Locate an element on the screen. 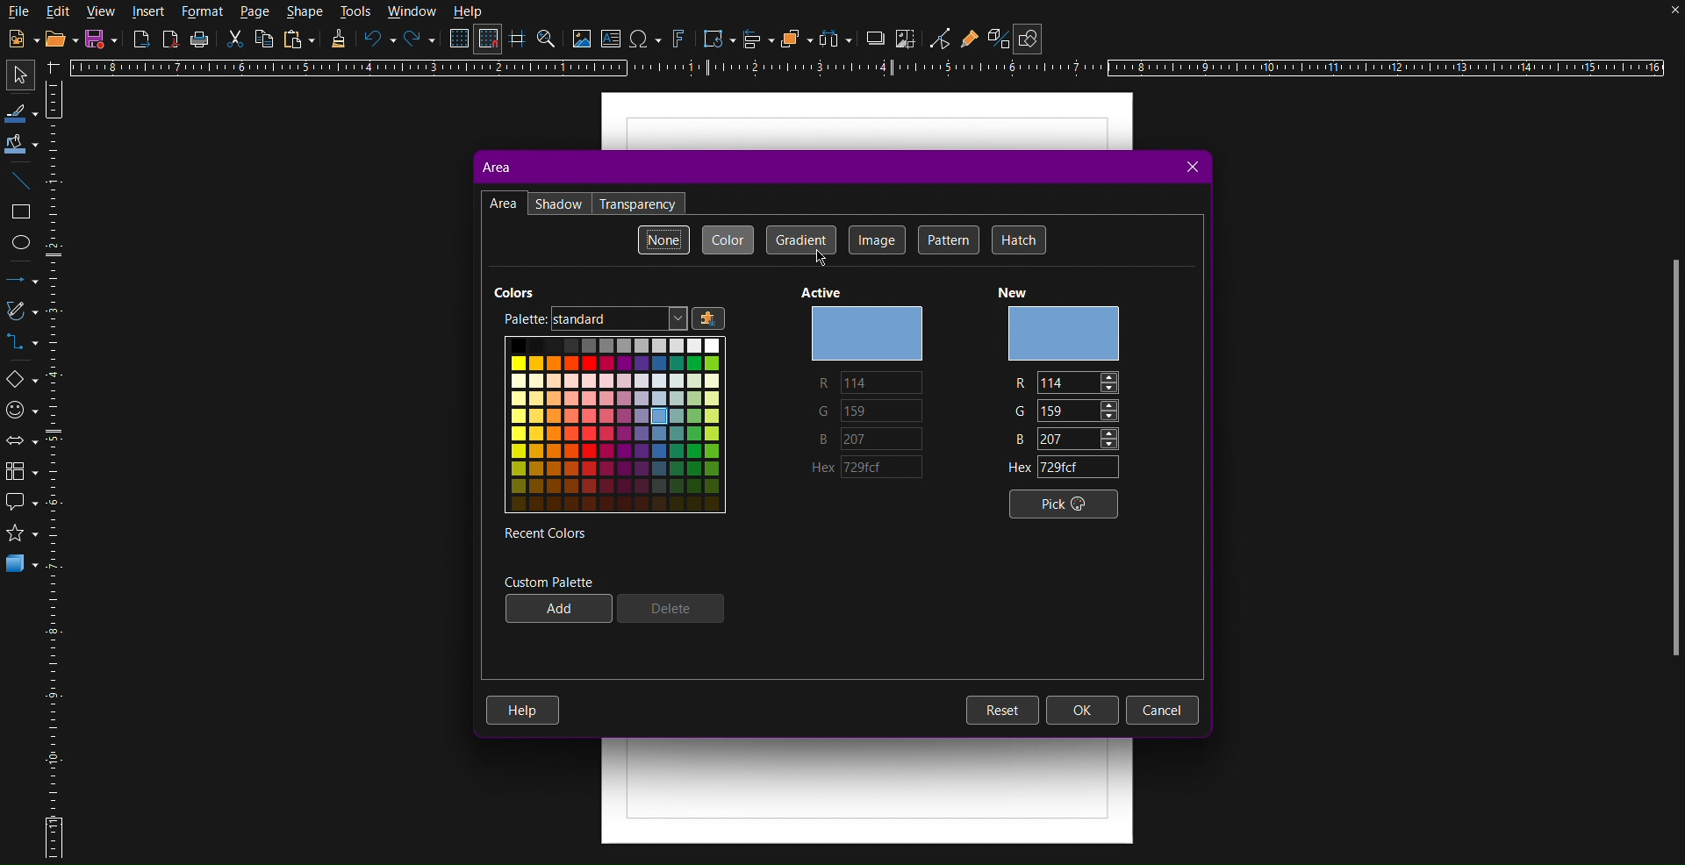 The height and width of the screenshot is (865, 1685). Line Color is located at coordinates (20, 111).